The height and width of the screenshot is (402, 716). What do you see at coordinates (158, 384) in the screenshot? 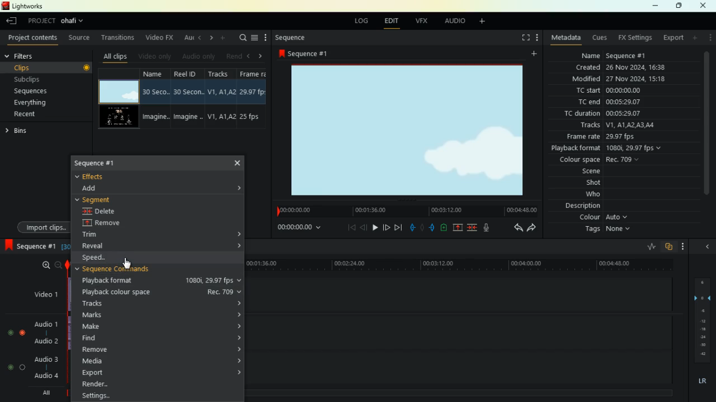
I see `render` at bounding box center [158, 384].